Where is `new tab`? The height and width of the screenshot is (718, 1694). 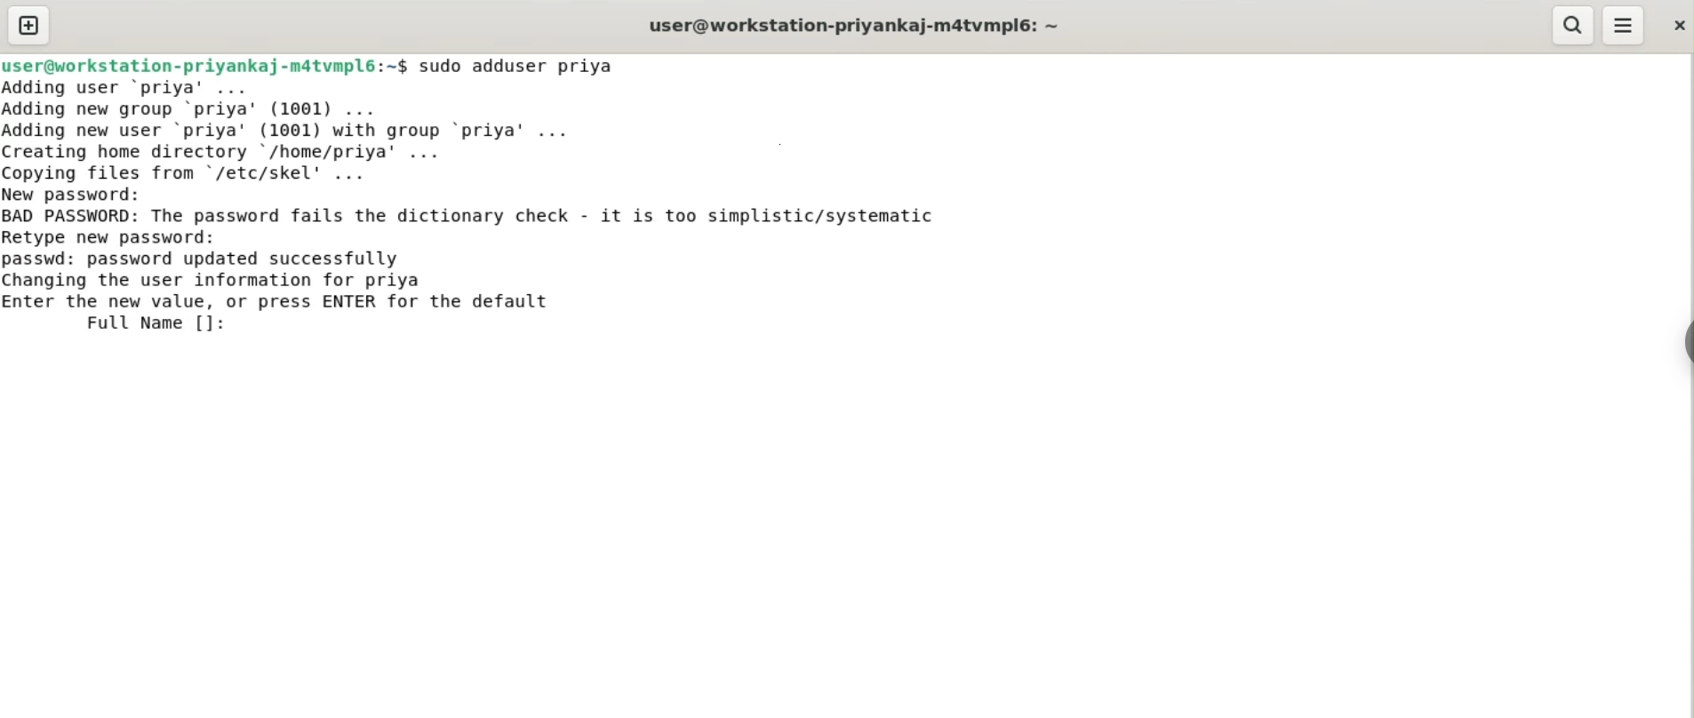 new tab is located at coordinates (29, 25).